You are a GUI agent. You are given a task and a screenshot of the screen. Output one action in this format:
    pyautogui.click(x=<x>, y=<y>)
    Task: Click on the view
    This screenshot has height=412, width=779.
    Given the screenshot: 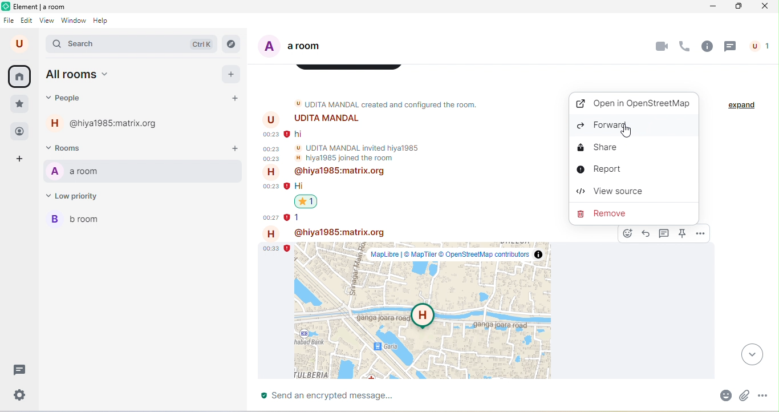 What is the action you would take?
    pyautogui.click(x=46, y=21)
    